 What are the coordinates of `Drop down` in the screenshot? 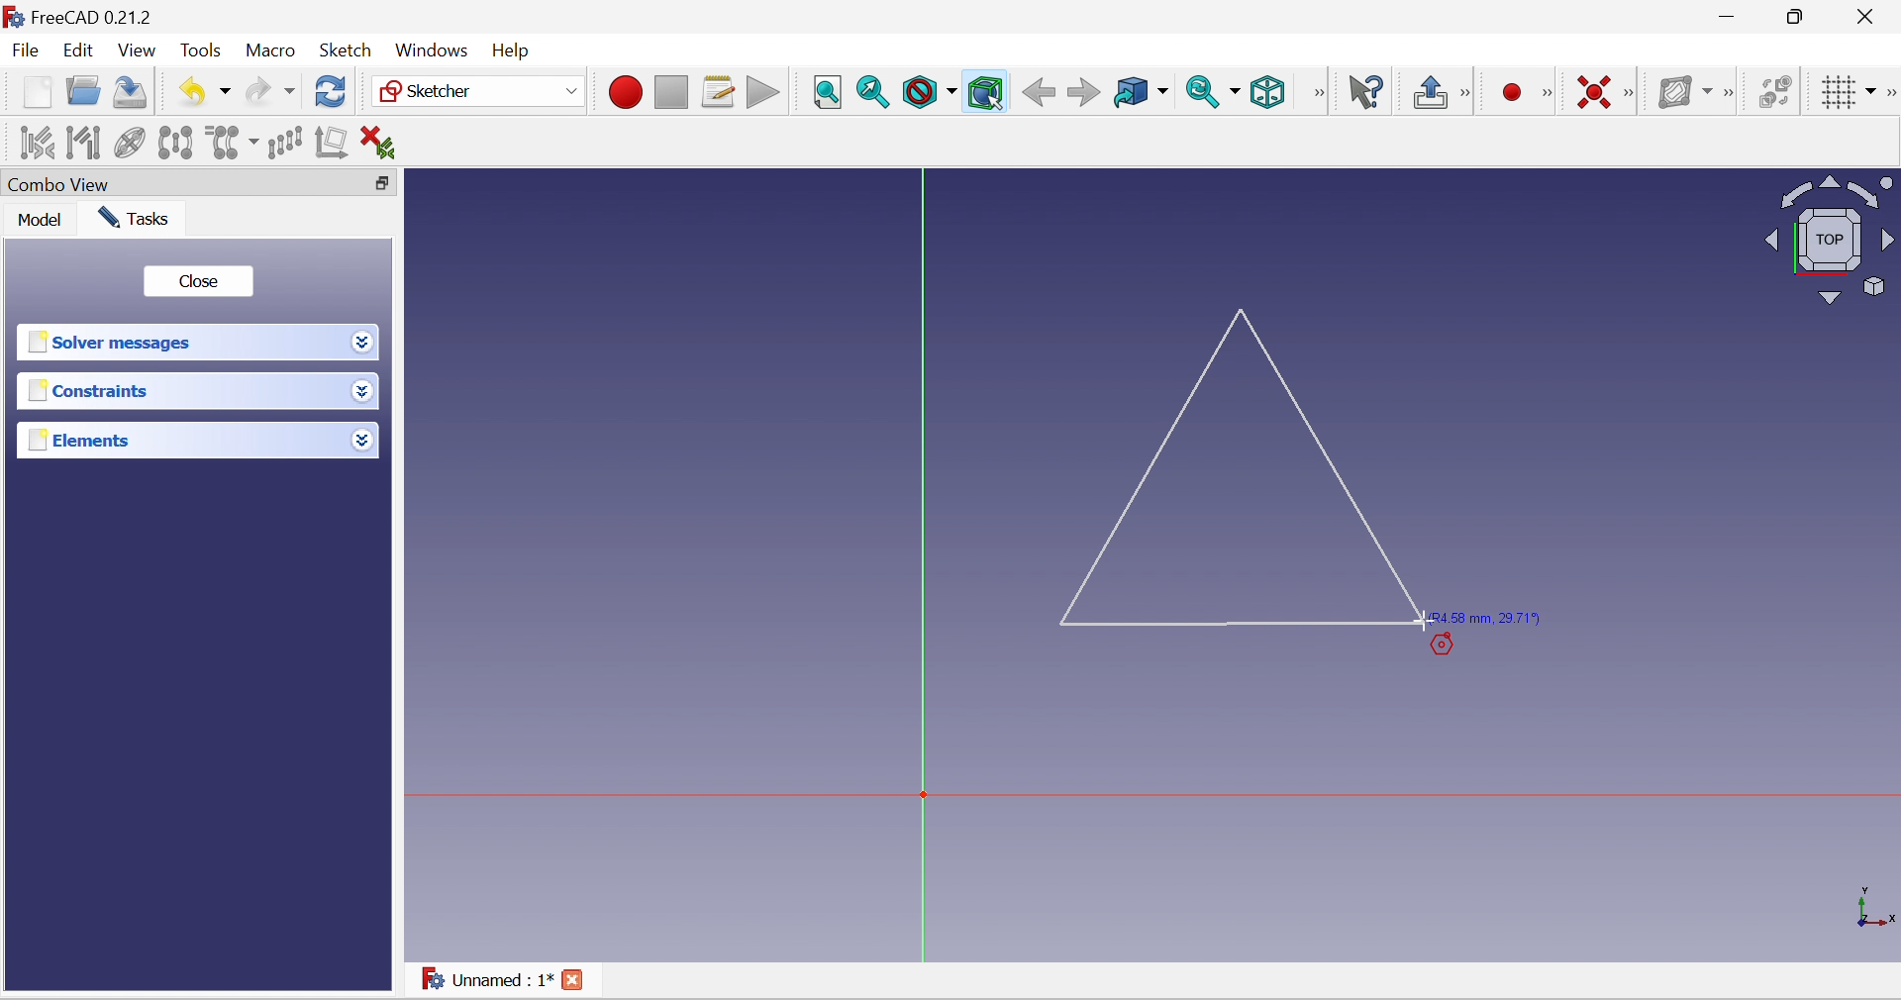 It's located at (362, 342).